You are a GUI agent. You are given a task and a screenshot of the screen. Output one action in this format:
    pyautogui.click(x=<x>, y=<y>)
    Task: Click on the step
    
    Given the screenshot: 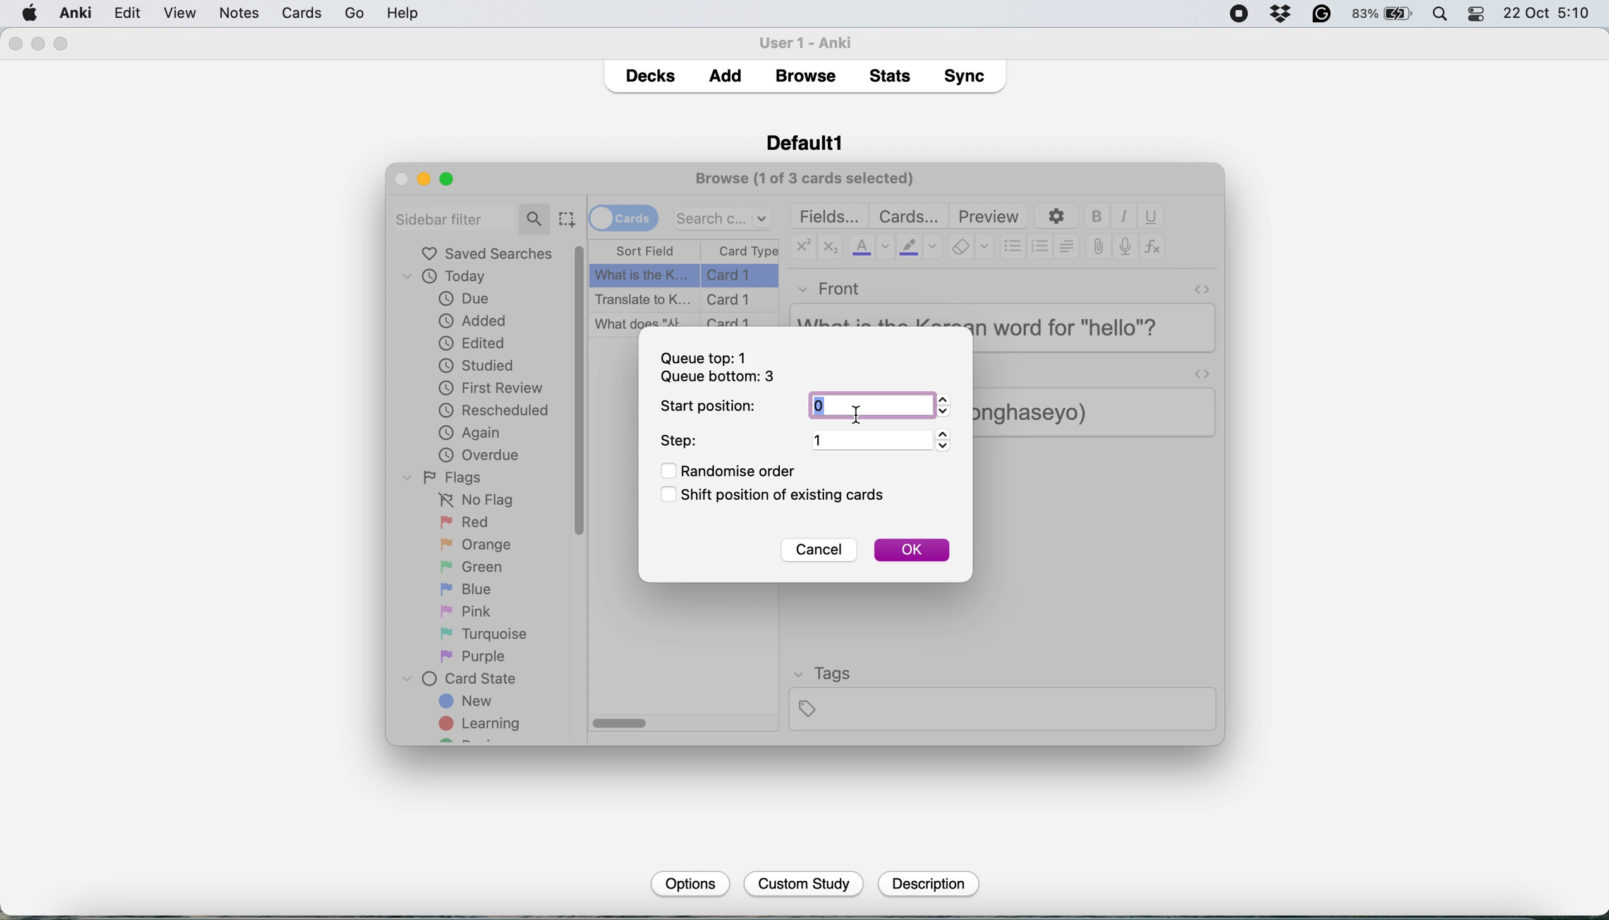 What is the action you would take?
    pyautogui.click(x=879, y=439)
    